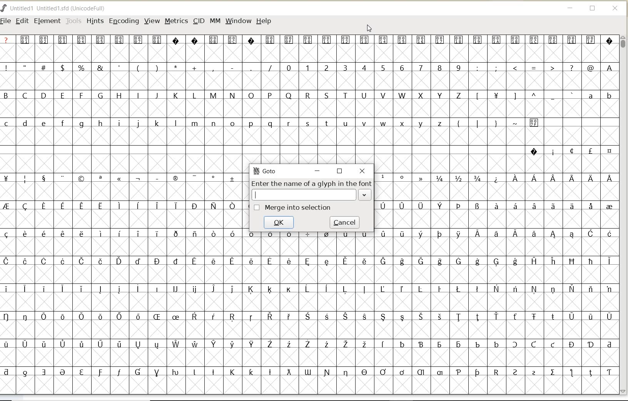  What do you see at coordinates (22, 22) in the screenshot?
I see `EDIT` at bounding box center [22, 22].